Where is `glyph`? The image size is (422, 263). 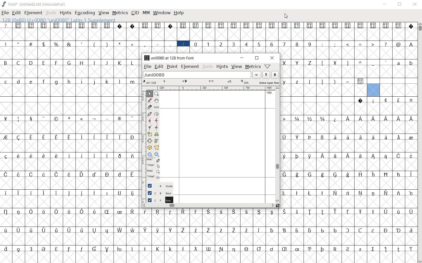
glyph is located at coordinates (69, 174).